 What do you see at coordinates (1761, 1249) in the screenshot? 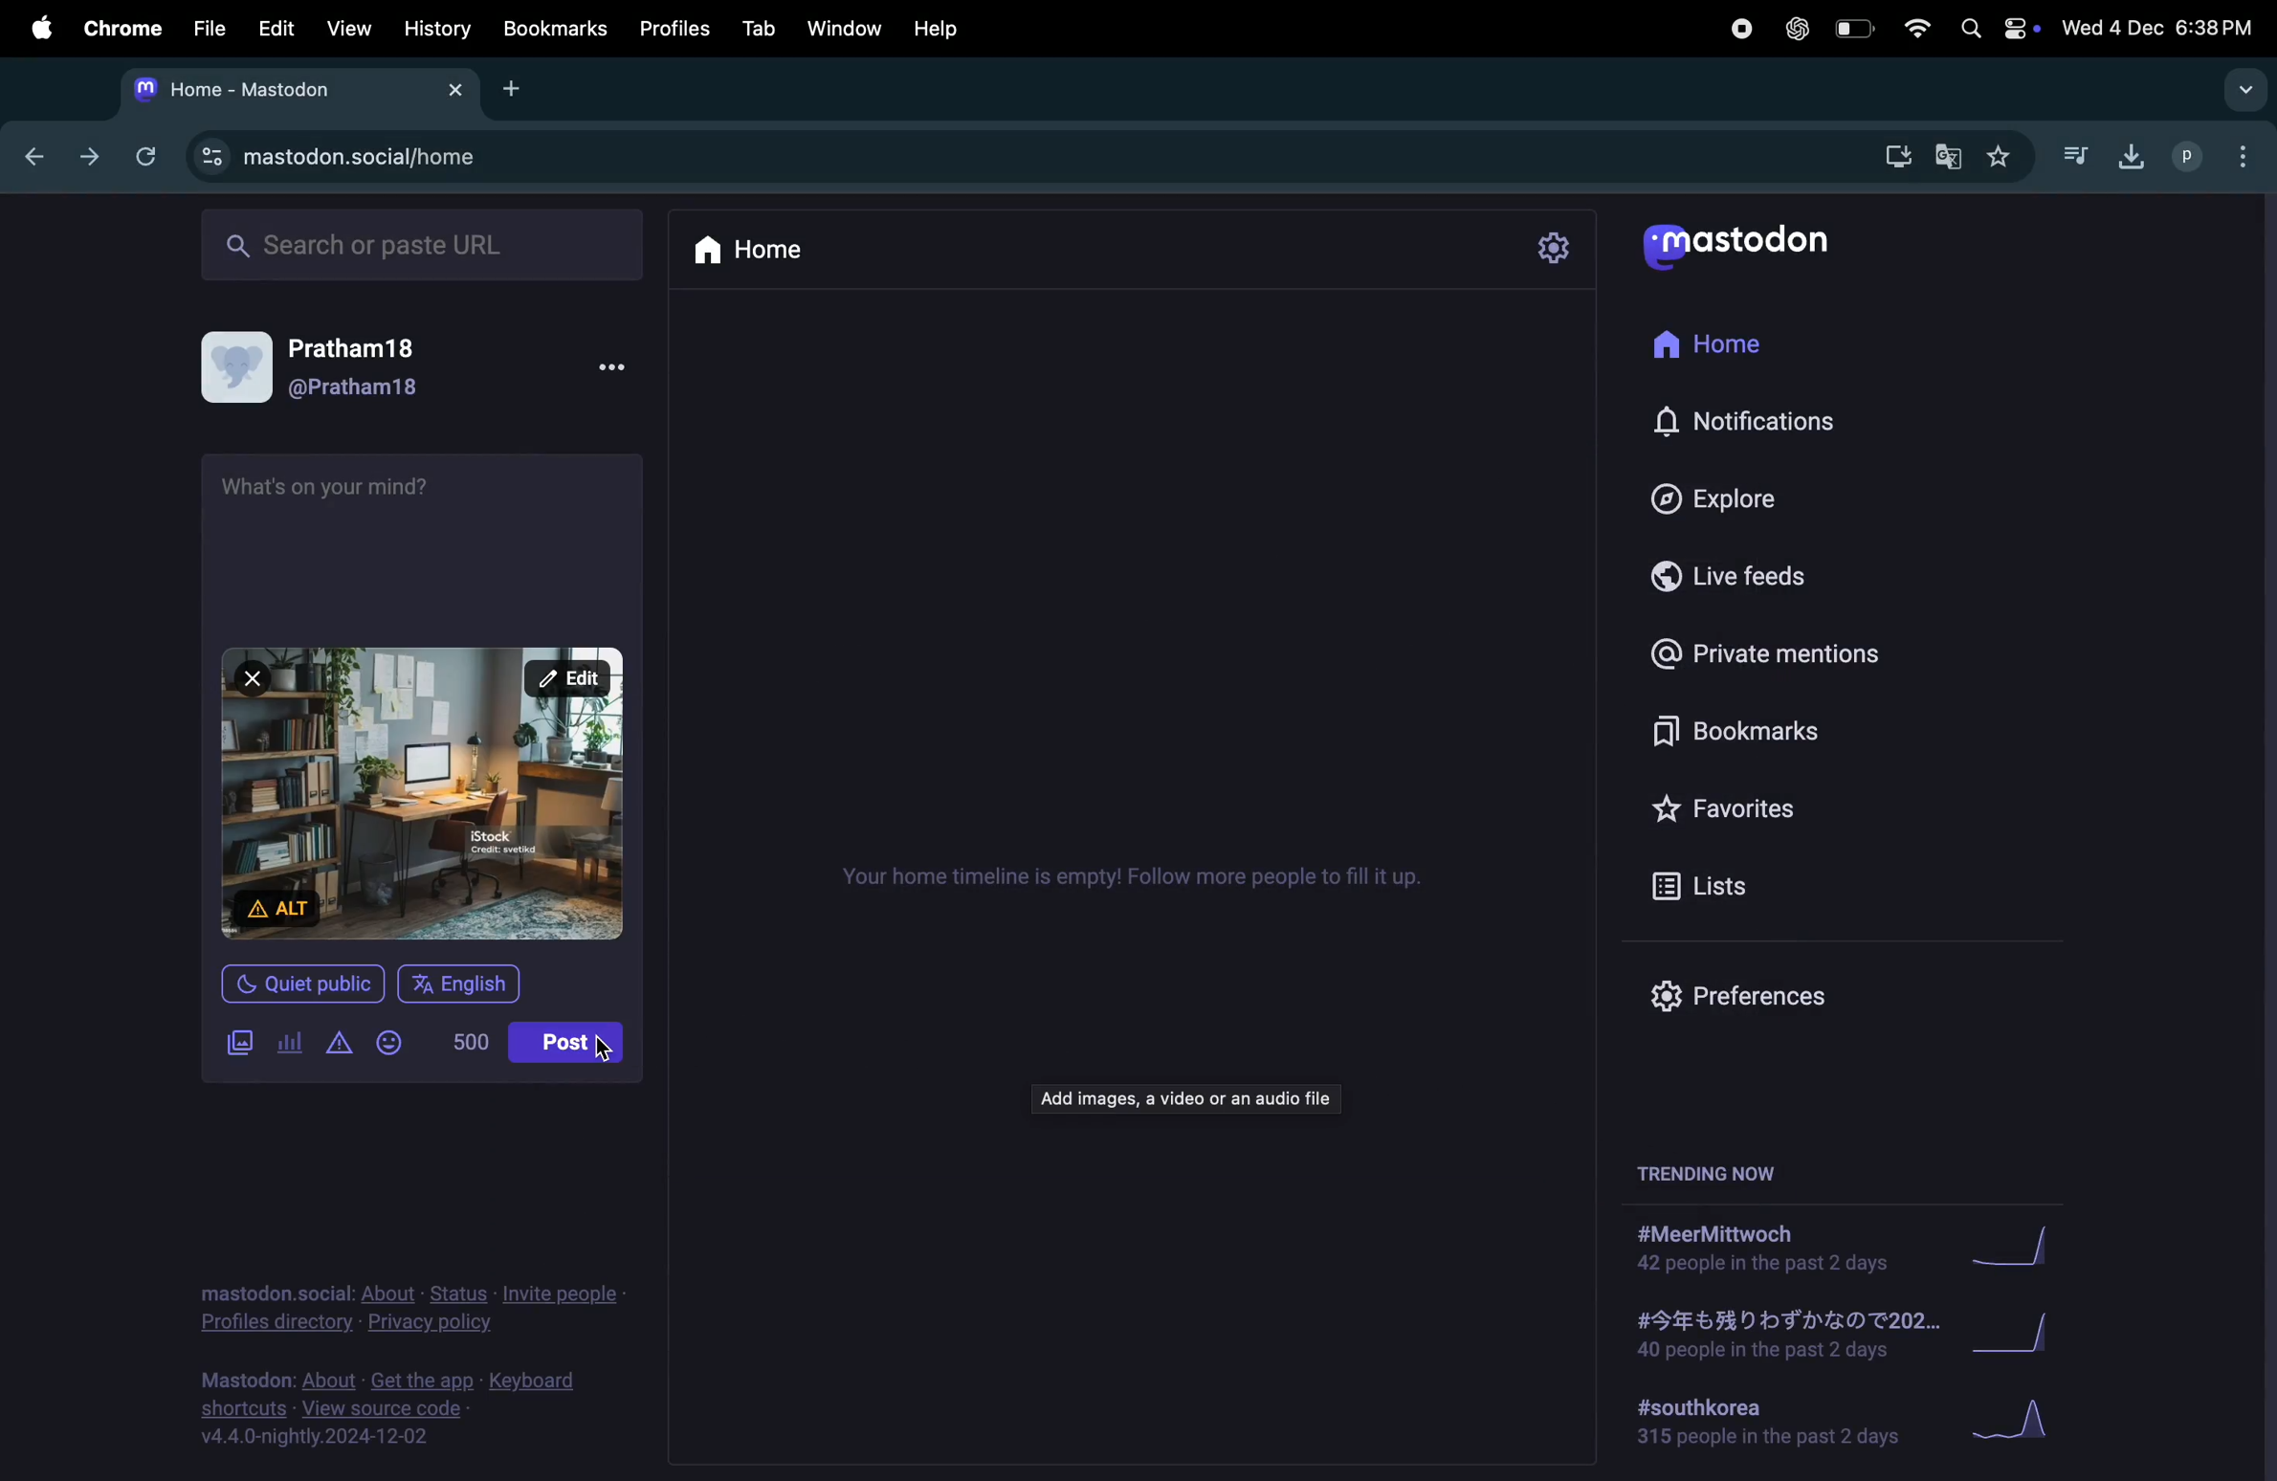
I see `# meermittwoch` at bounding box center [1761, 1249].